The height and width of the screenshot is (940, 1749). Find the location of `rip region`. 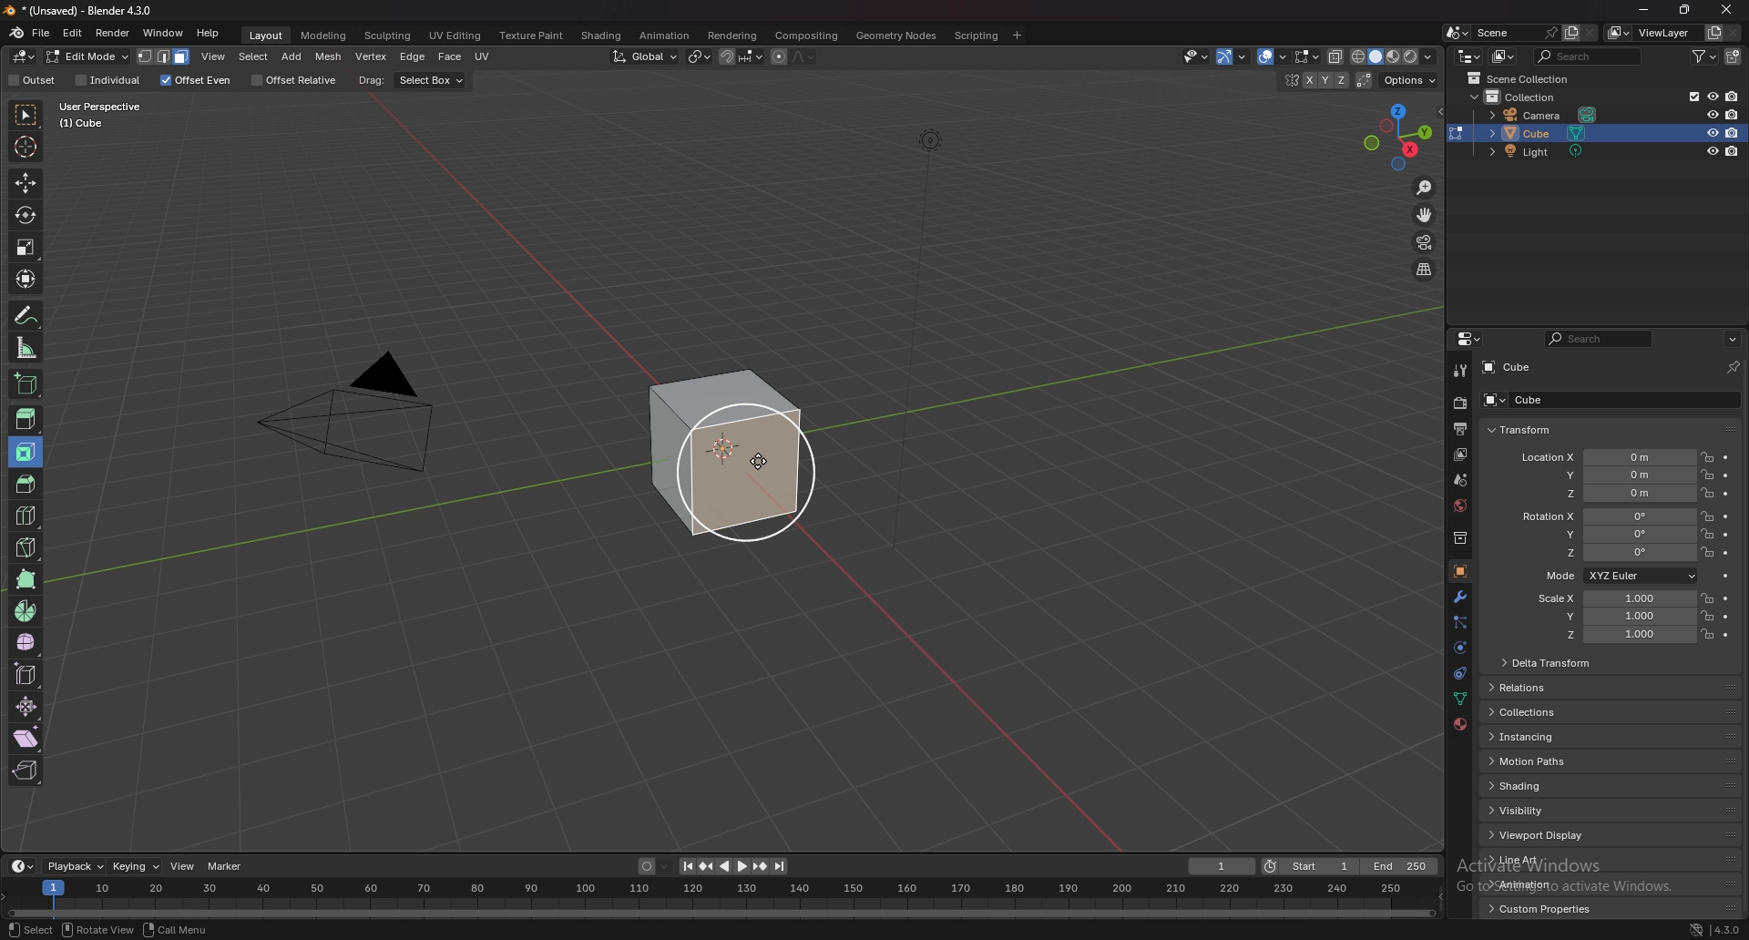

rip region is located at coordinates (25, 771).